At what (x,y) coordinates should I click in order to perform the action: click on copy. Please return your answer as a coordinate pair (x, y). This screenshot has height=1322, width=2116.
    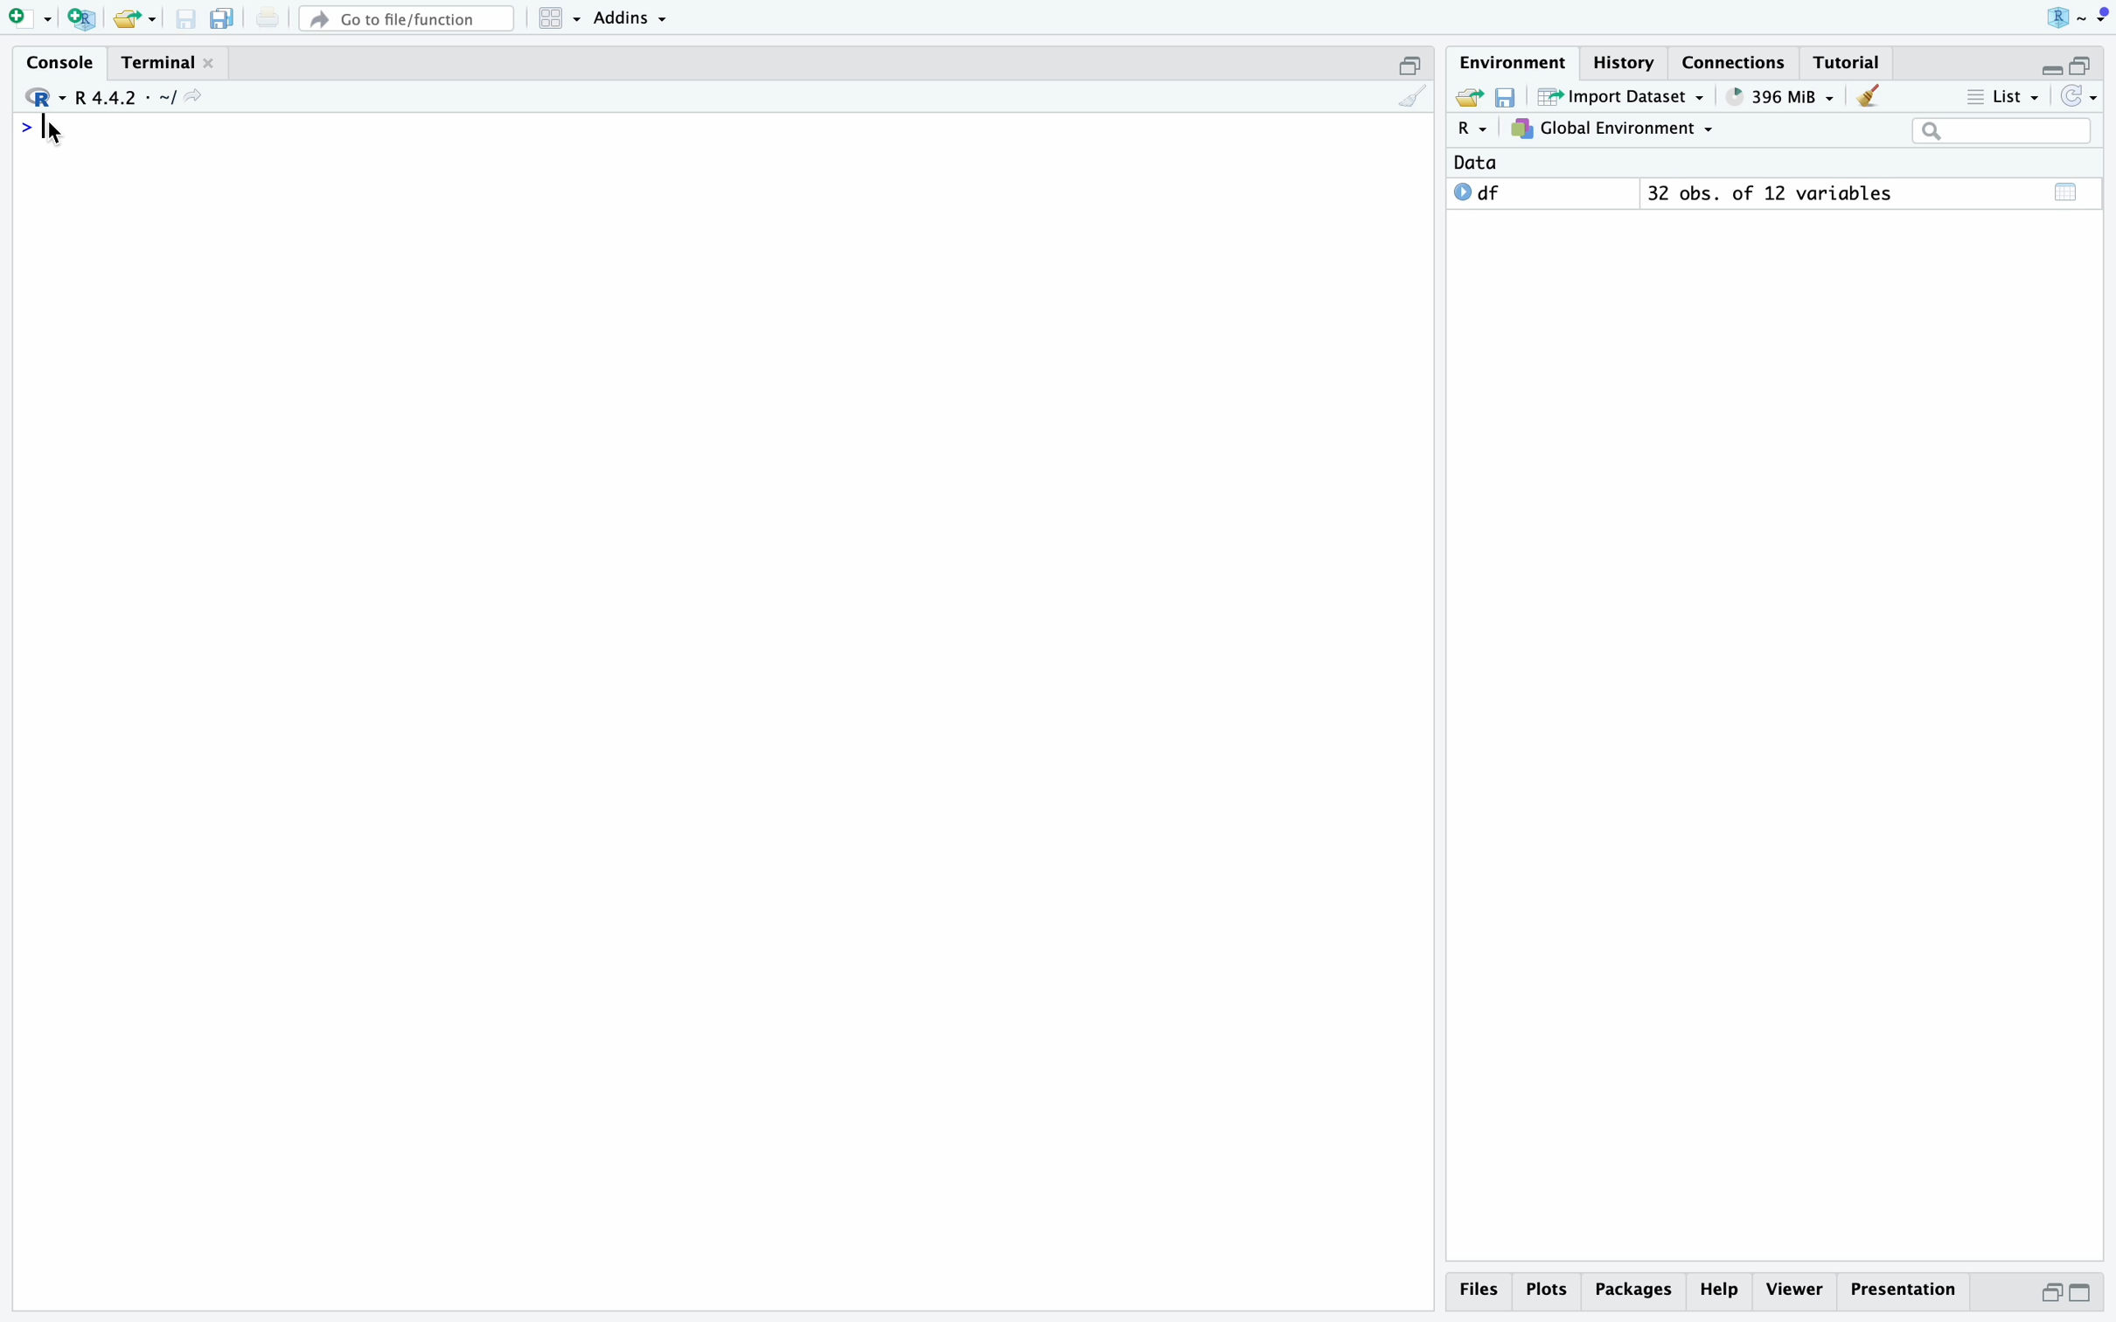
    Looking at the image, I should click on (226, 20).